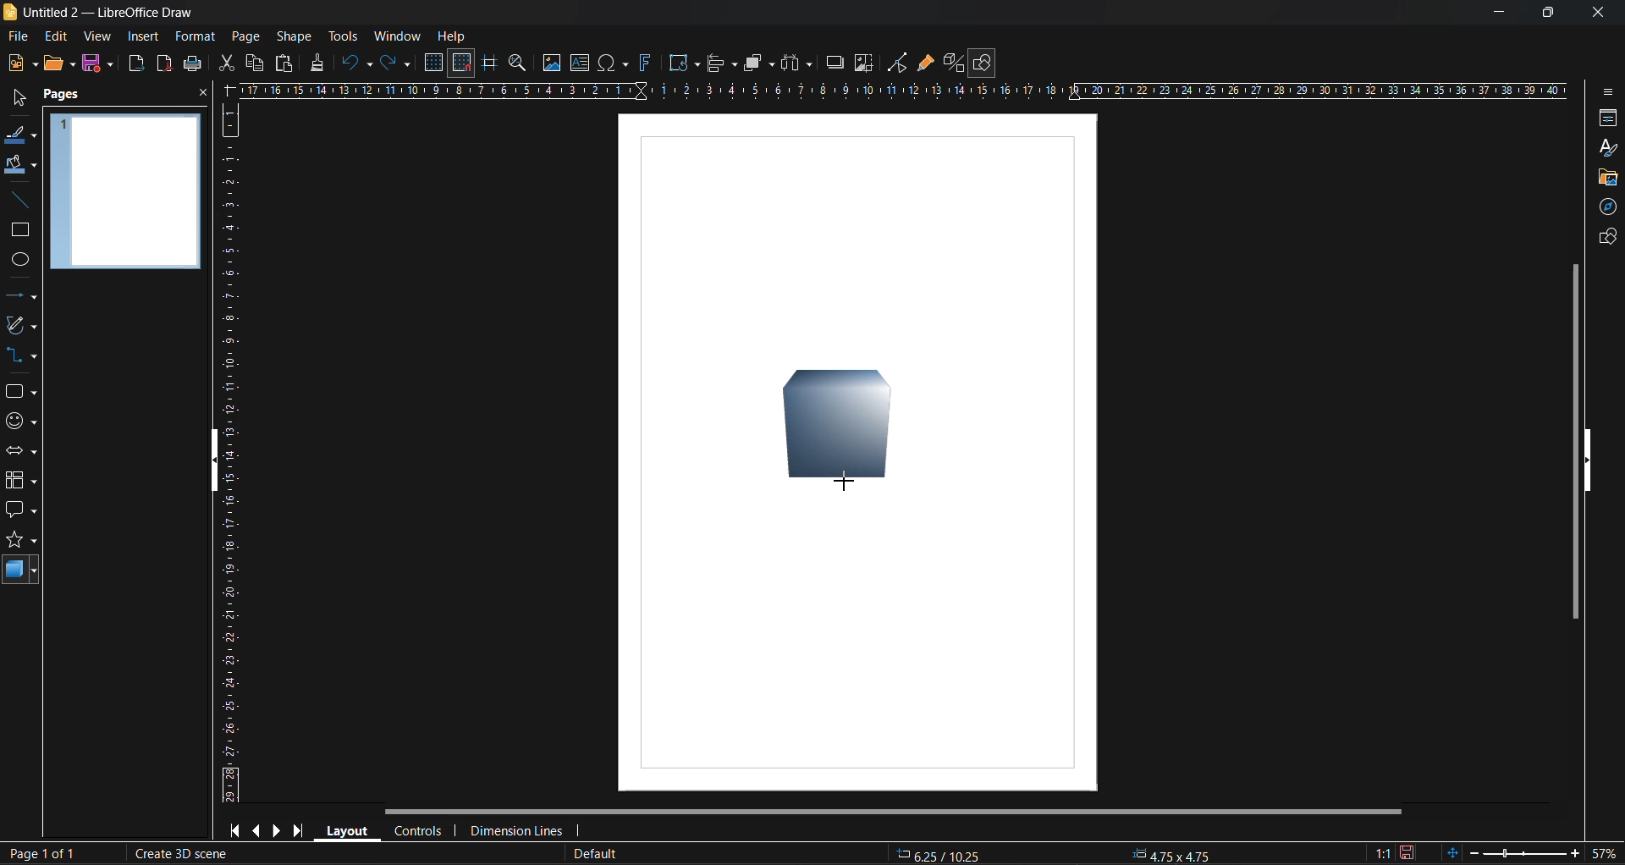 The image size is (1625, 865). I want to click on export as pdf, so click(161, 63).